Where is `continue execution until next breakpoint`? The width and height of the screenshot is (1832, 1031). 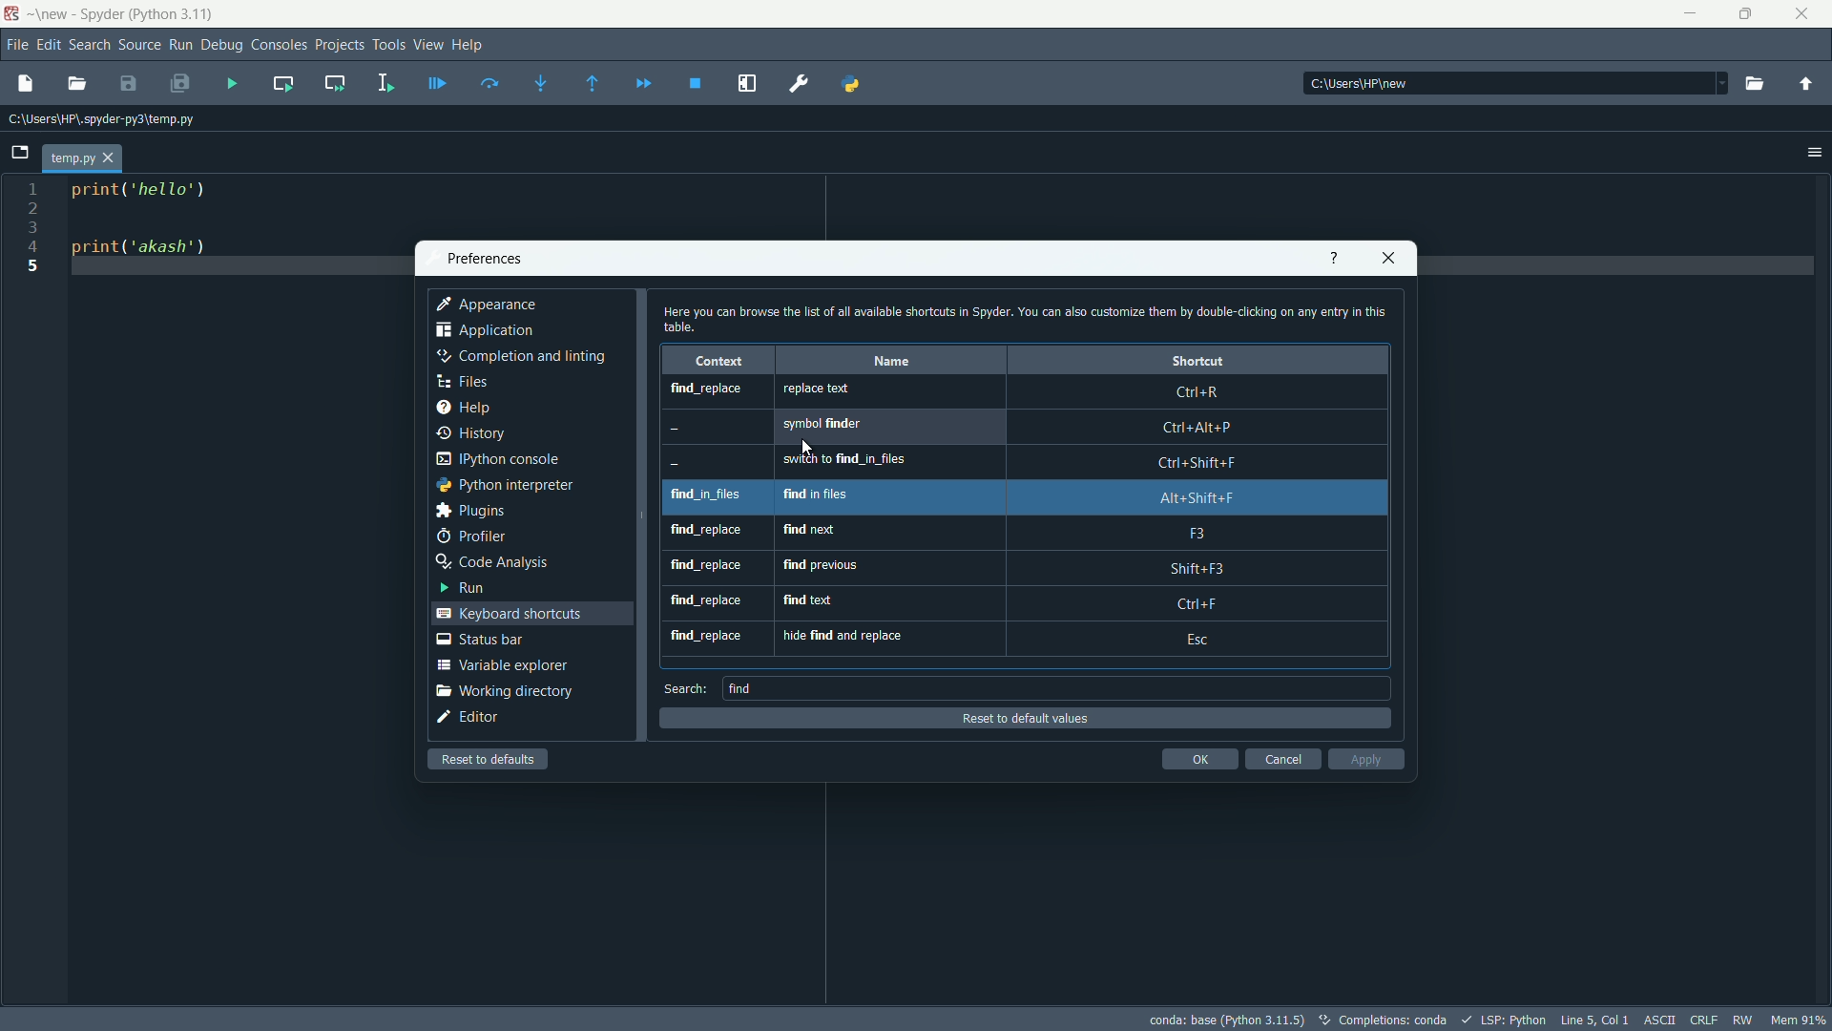 continue execution until next breakpoint is located at coordinates (645, 84).